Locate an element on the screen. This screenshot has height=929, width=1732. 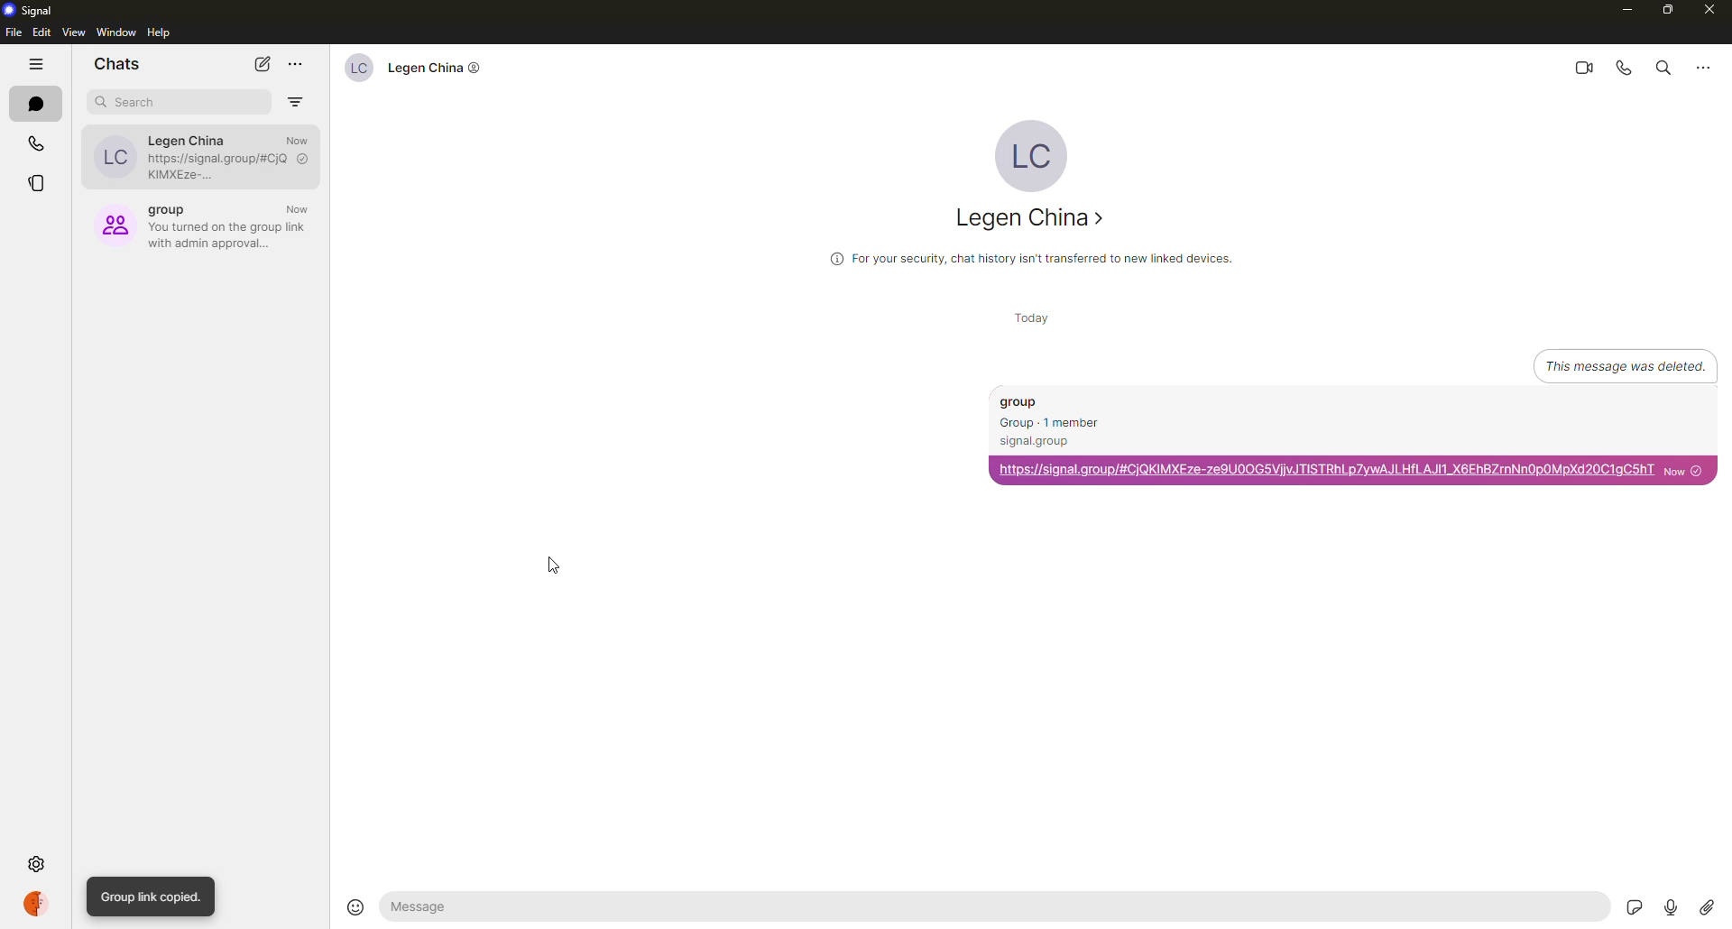
minimize is located at coordinates (1618, 9).